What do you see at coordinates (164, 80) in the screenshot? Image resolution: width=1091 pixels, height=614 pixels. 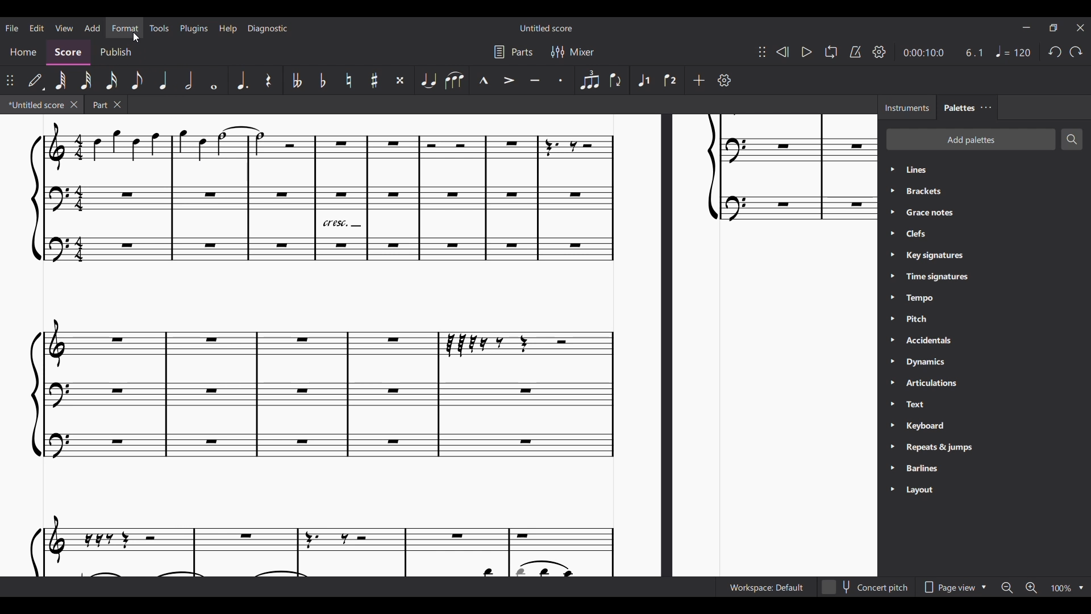 I see `Quarter note` at bounding box center [164, 80].